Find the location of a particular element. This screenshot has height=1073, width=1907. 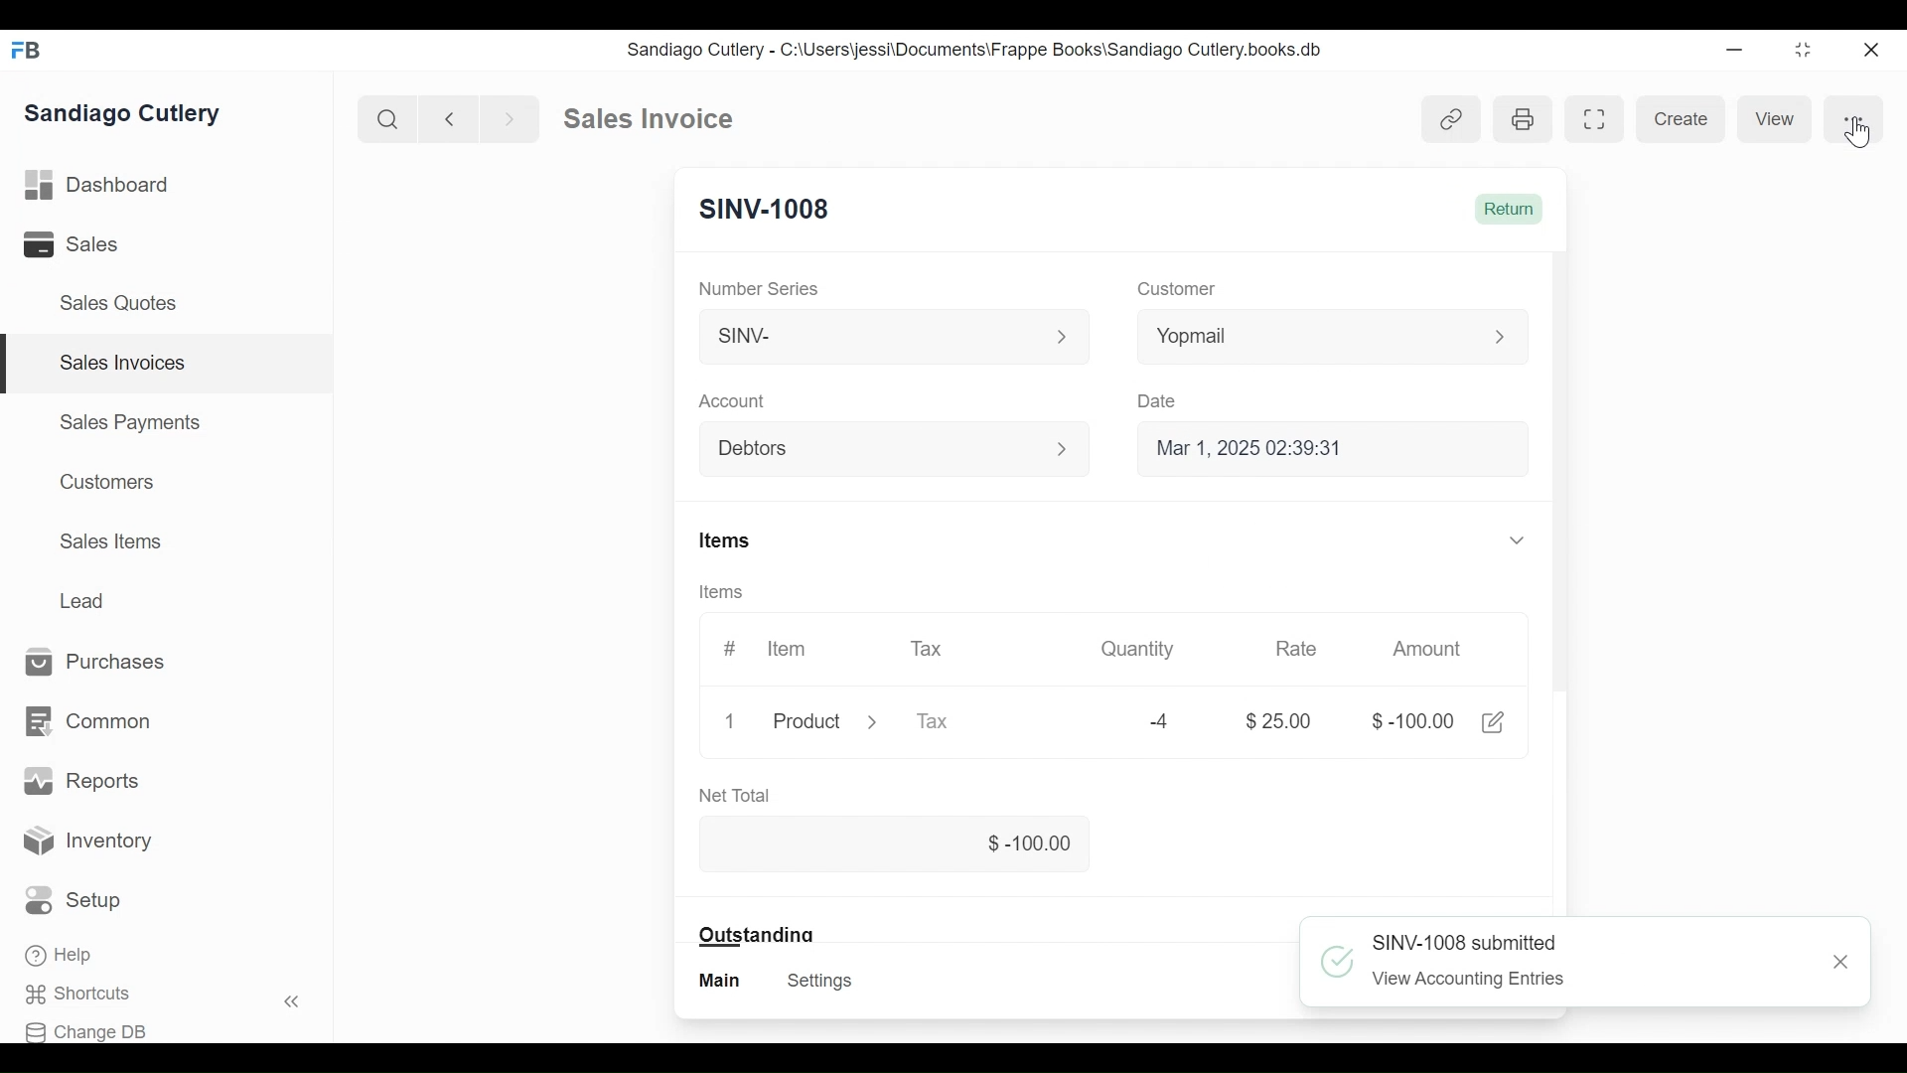

Shortcuts is located at coordinates (75, 994).